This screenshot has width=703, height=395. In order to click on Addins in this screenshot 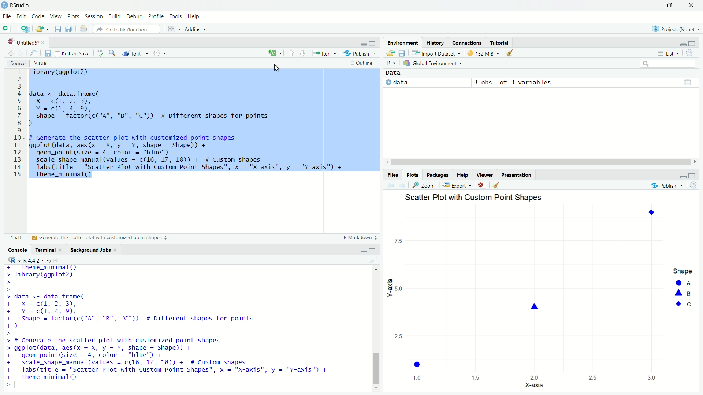, I will do `click(196, 29)`.